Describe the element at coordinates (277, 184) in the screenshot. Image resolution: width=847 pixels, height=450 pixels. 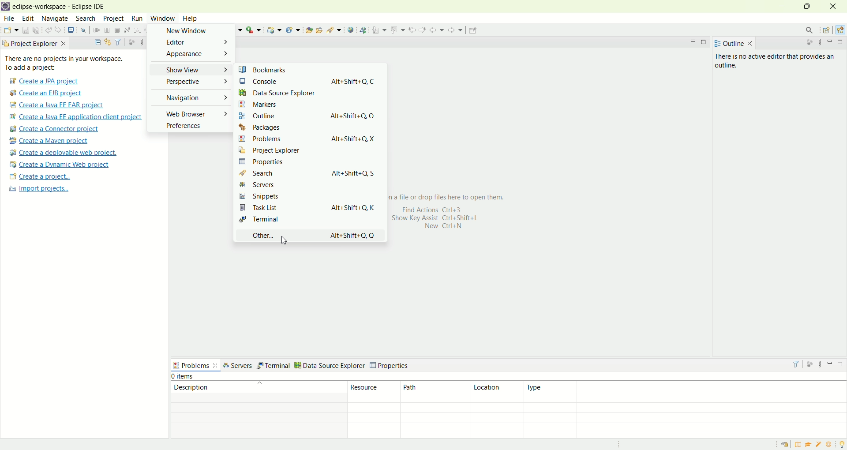
I see `servers` at that location.